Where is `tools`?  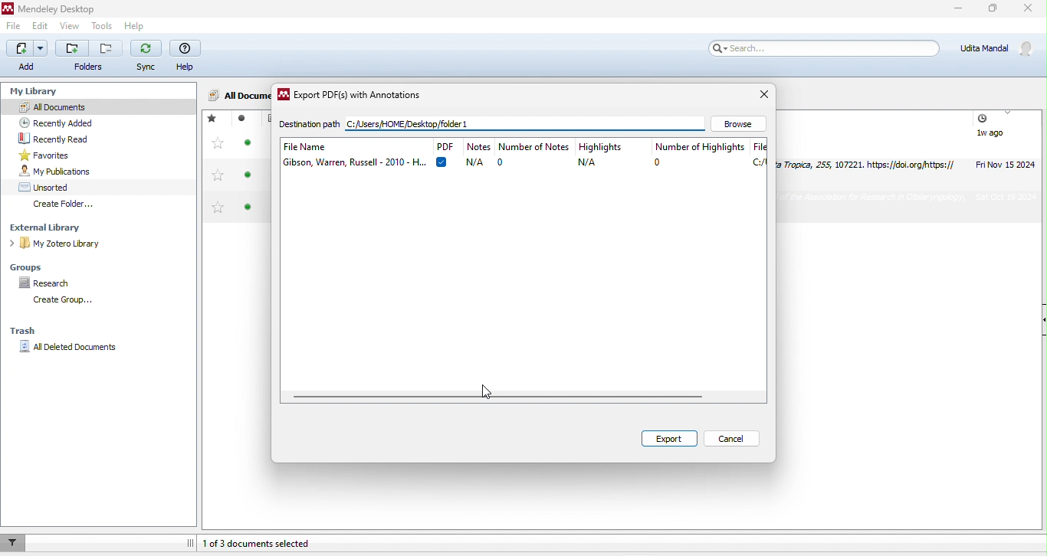
tools is located at coordinates (103, 25).